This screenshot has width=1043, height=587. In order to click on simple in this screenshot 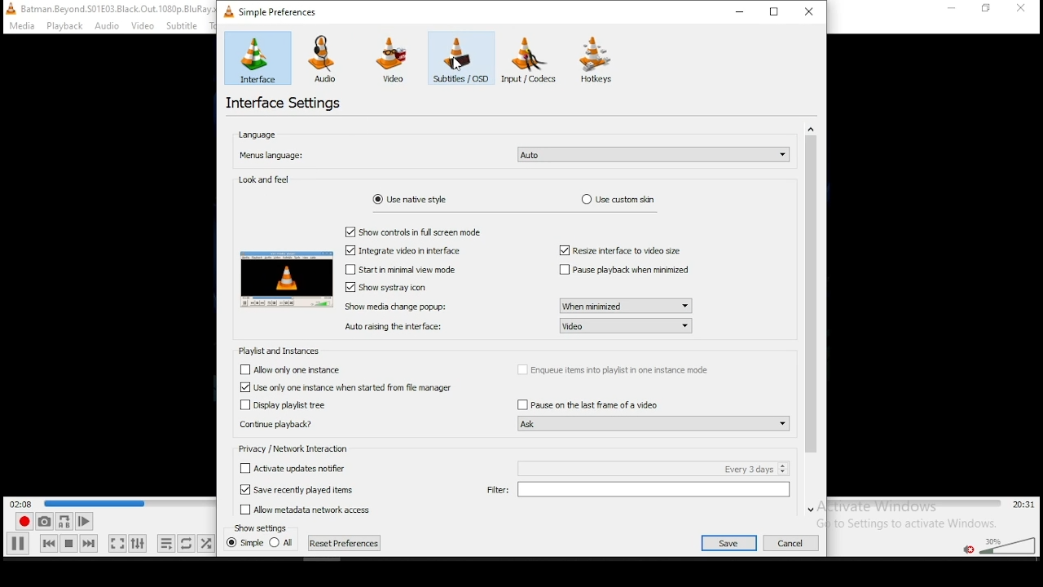, I will do `click(245, 544)`.